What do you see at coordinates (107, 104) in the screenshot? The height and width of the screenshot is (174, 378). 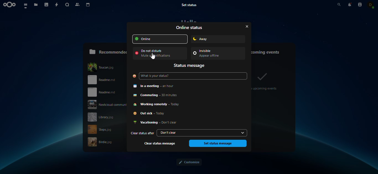 I see `nextcloud community` at bounding box center [107, 104].